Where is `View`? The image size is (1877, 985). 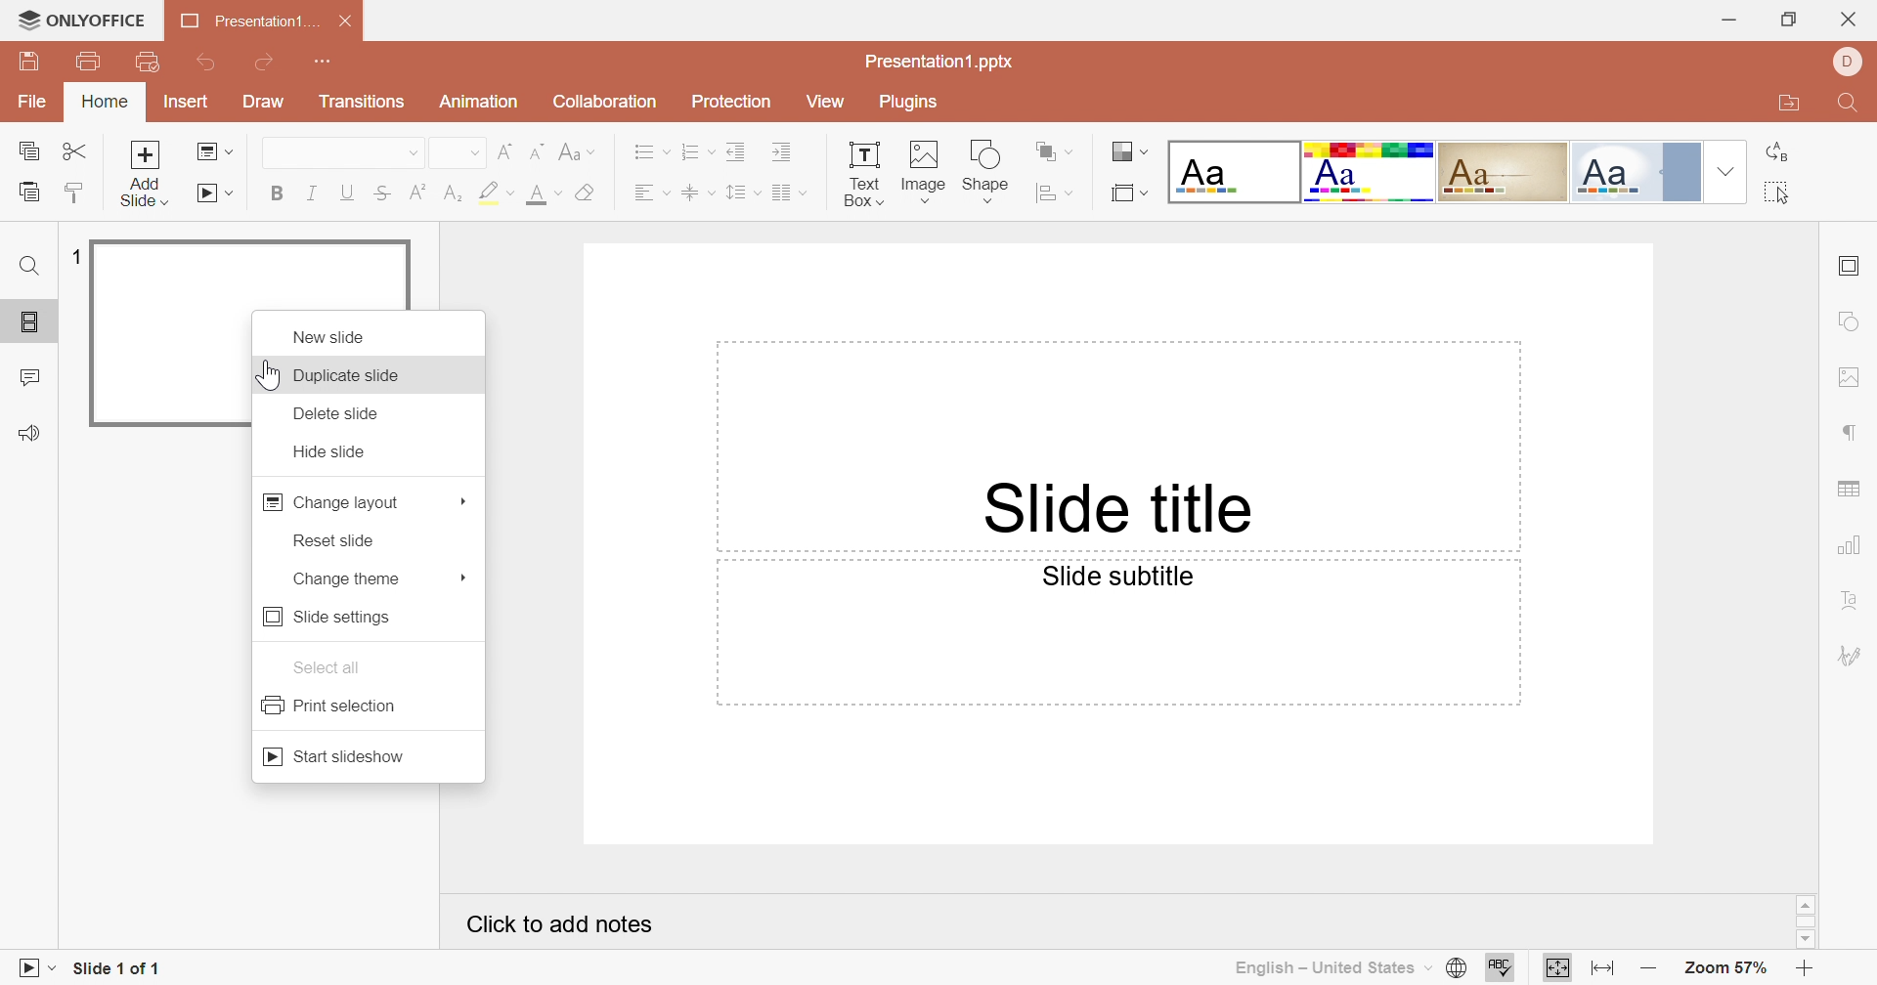
View is located at coordinates (824, 101).